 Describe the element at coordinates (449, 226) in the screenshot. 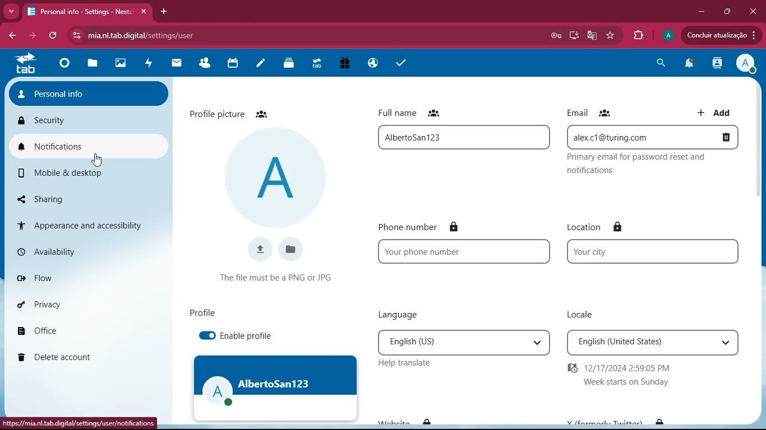

I see `phone number` at that location.